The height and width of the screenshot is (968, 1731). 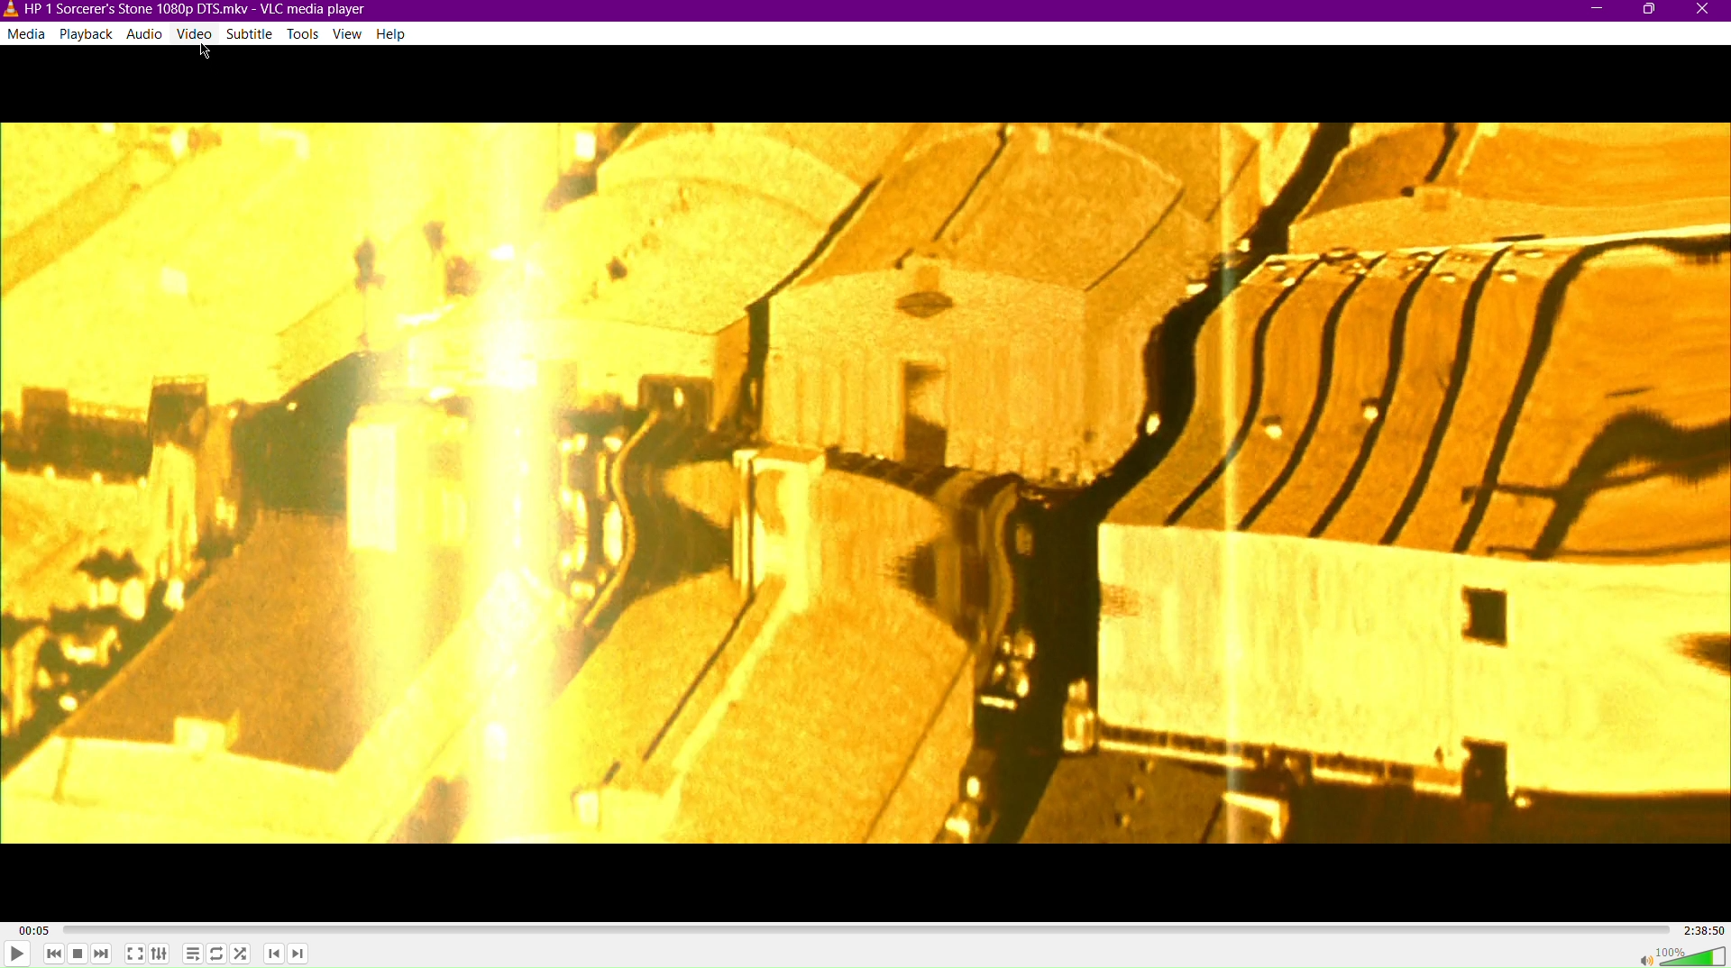 What do you see at coordinates (1597, 12) in the screenshot?
I see `Minimize` at bounding box center [1597, 12].